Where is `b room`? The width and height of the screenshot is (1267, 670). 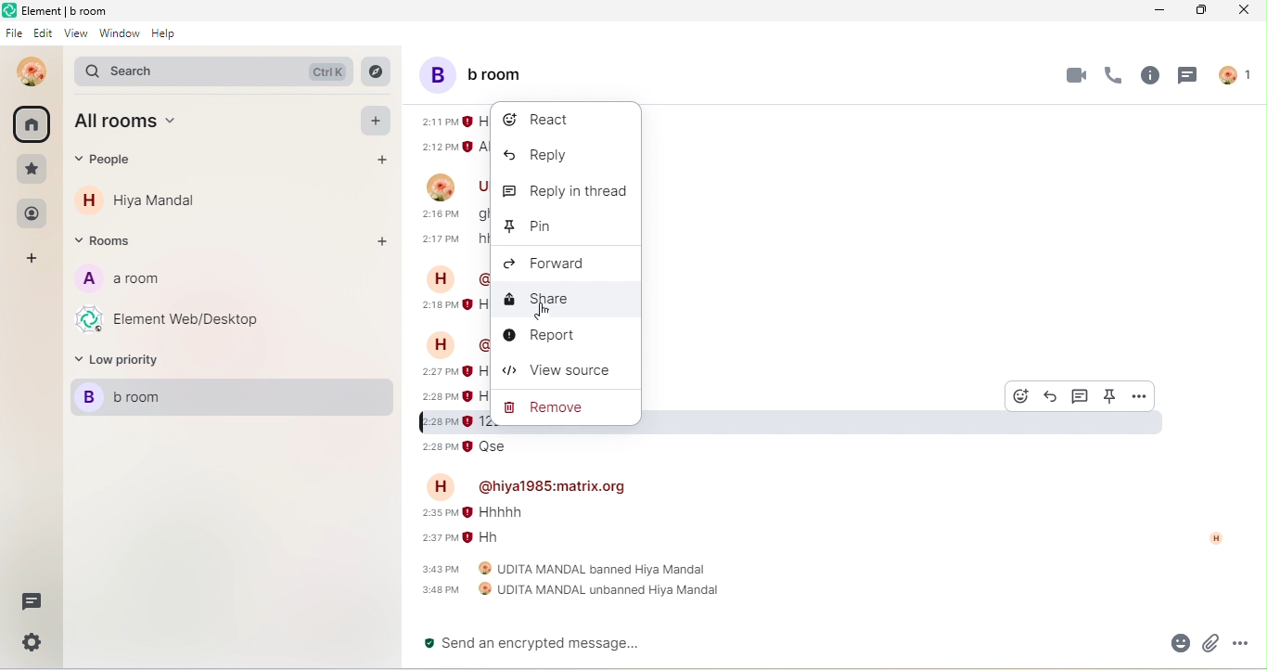
b room is located at coordinates (228, 397).